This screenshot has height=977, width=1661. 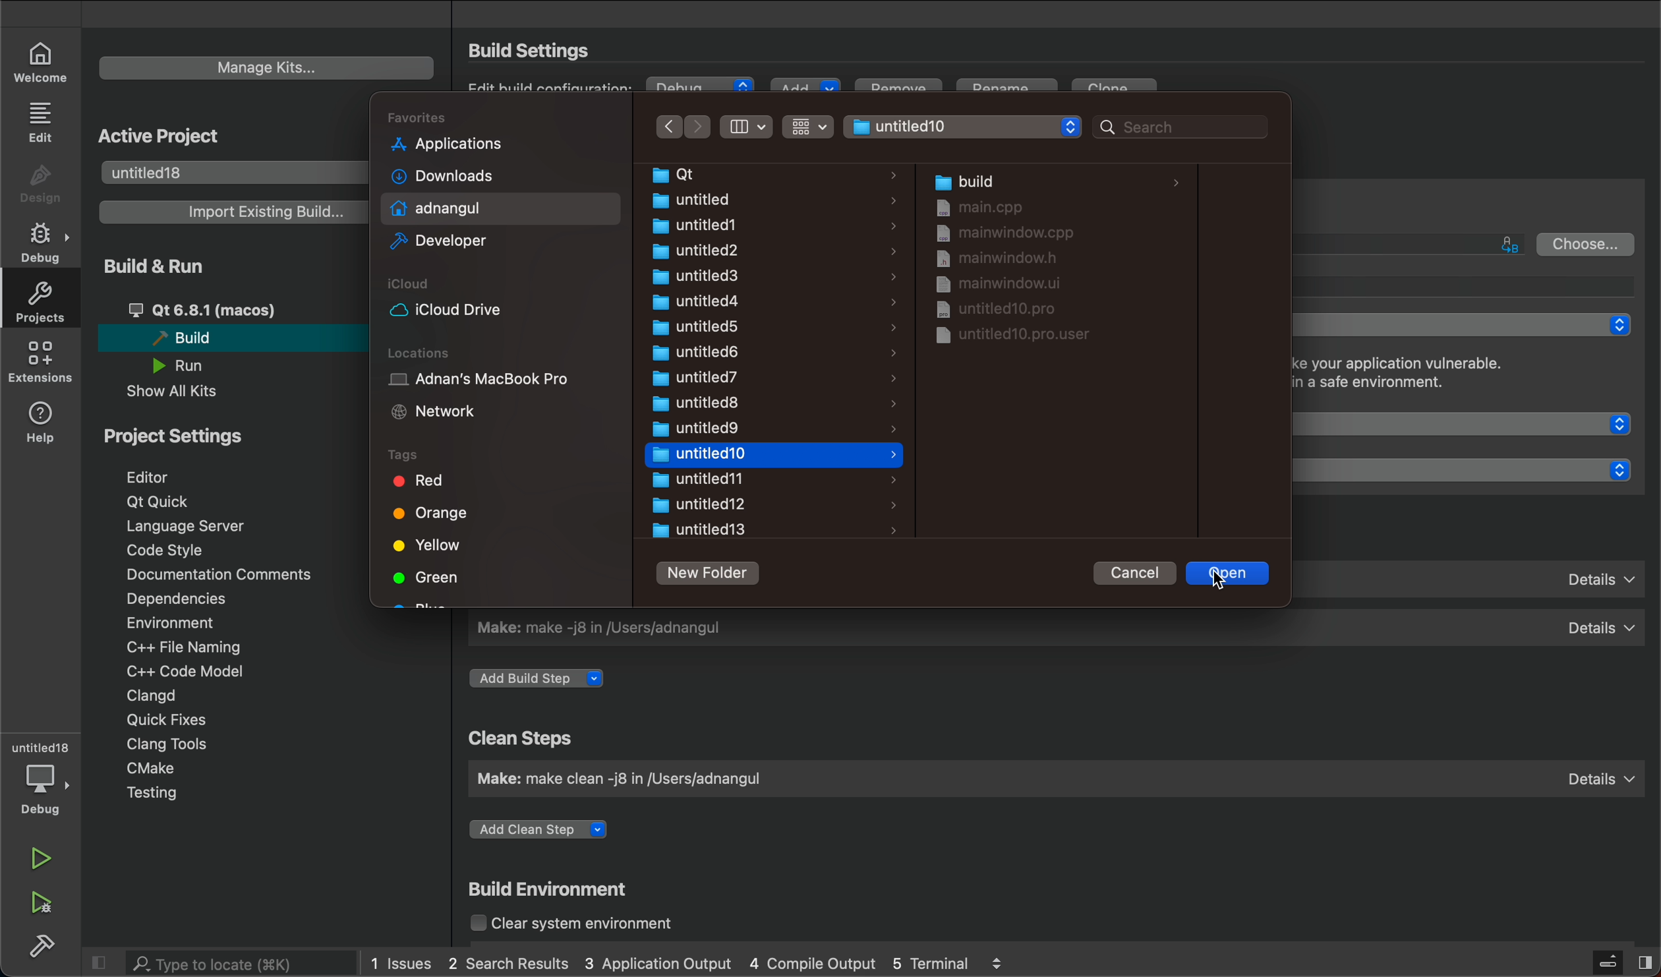 What do you see at coordinates (176, 438) in the screenshot?
I see `project setting` at bounding box center [176, 438].